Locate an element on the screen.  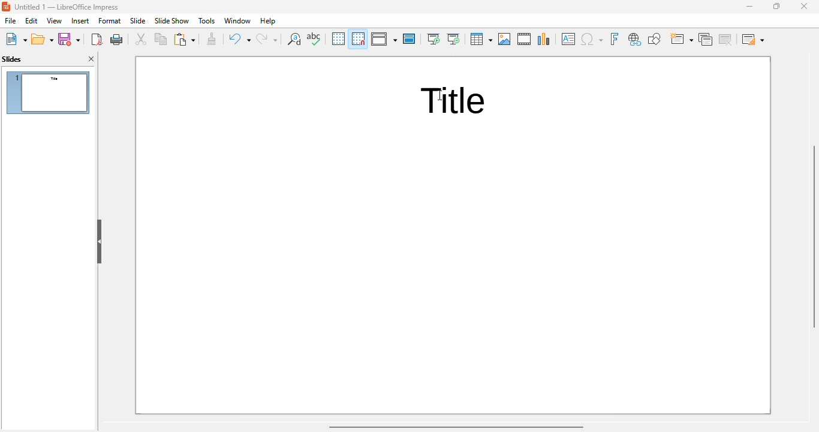
open is located at coordinates (42, 39).